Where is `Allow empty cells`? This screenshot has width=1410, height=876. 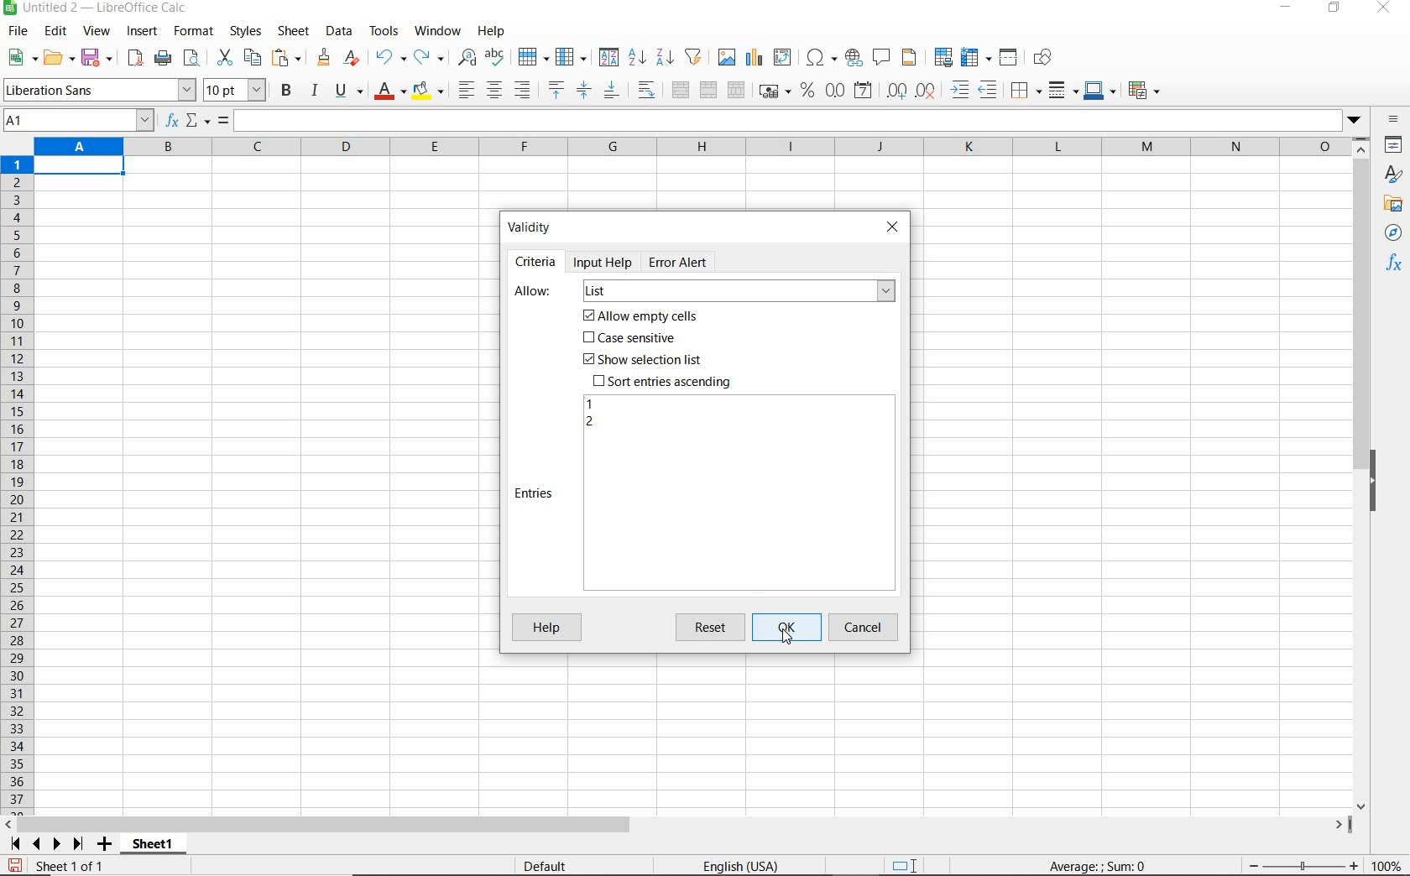 Allow empty cells is located at coordinates (642, 316).